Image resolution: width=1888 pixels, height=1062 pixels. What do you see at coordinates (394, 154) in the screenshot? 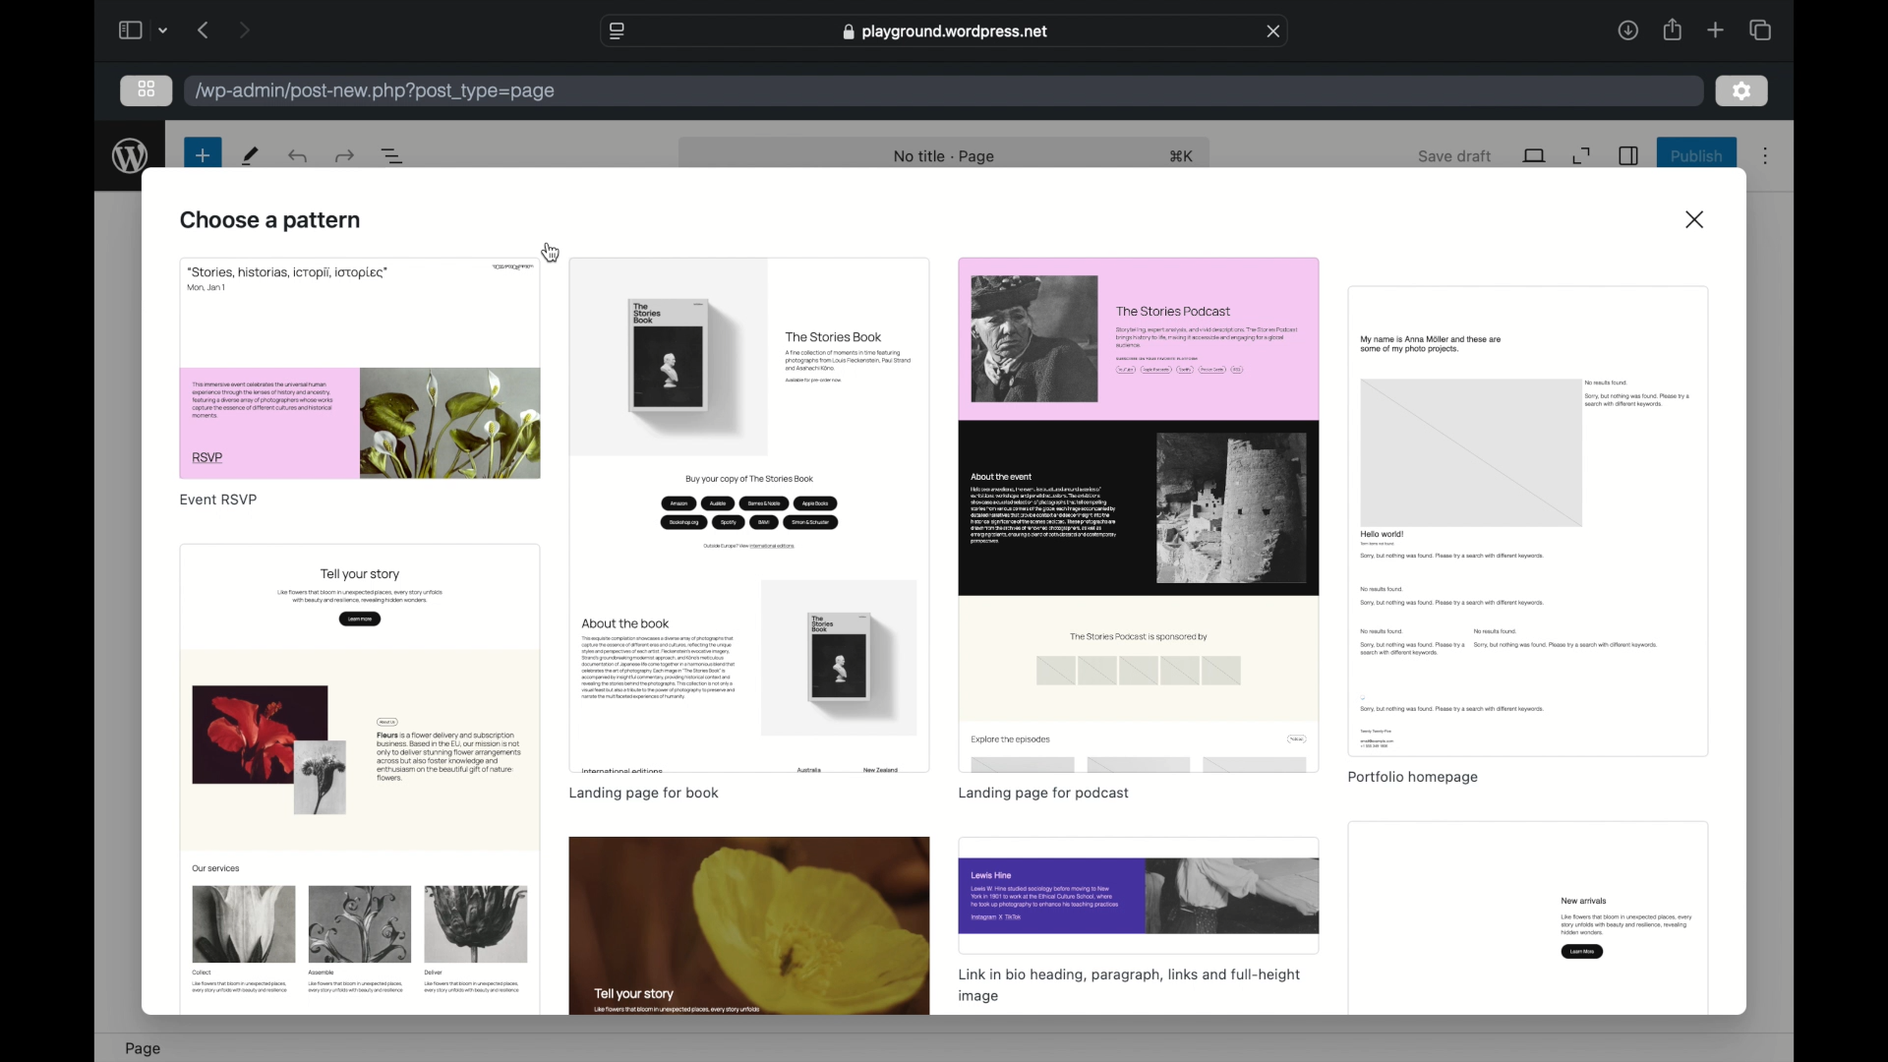
I see `document overview` at bounding box center [394, 154].